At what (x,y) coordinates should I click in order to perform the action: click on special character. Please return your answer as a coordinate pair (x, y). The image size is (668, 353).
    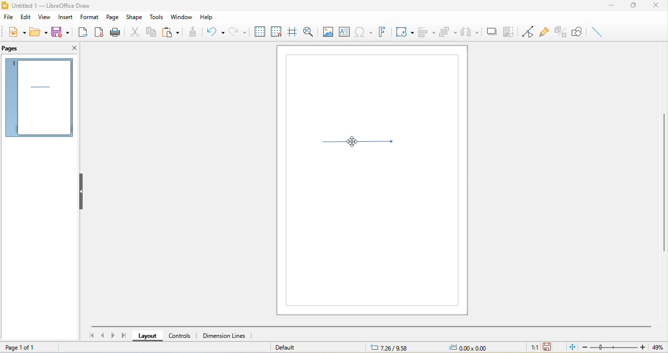
    Looking at the image, I should click on (363, 31).